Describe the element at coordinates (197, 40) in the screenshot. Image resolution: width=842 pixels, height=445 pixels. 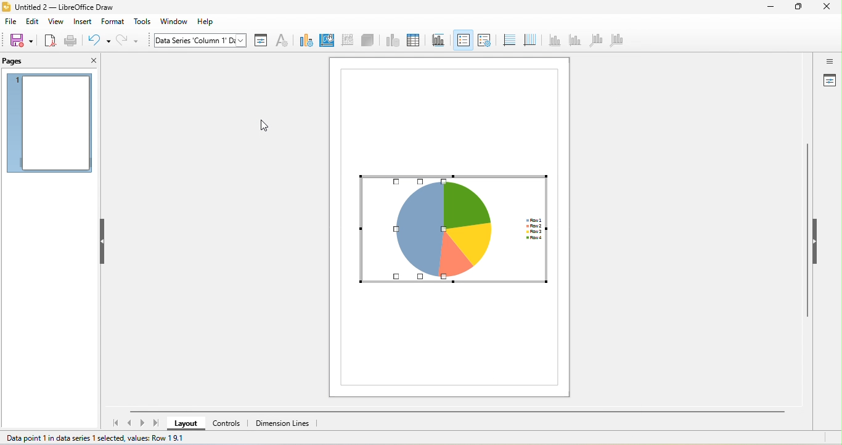
I see `chart area` at that location.